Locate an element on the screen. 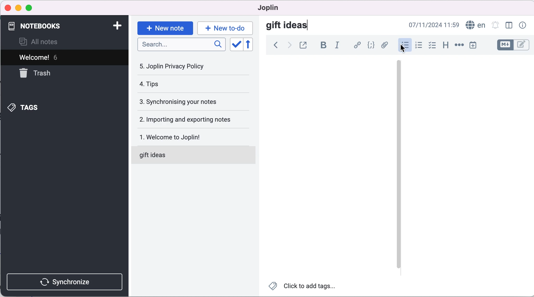  horizontal rule is located at coordinates (459, 46).